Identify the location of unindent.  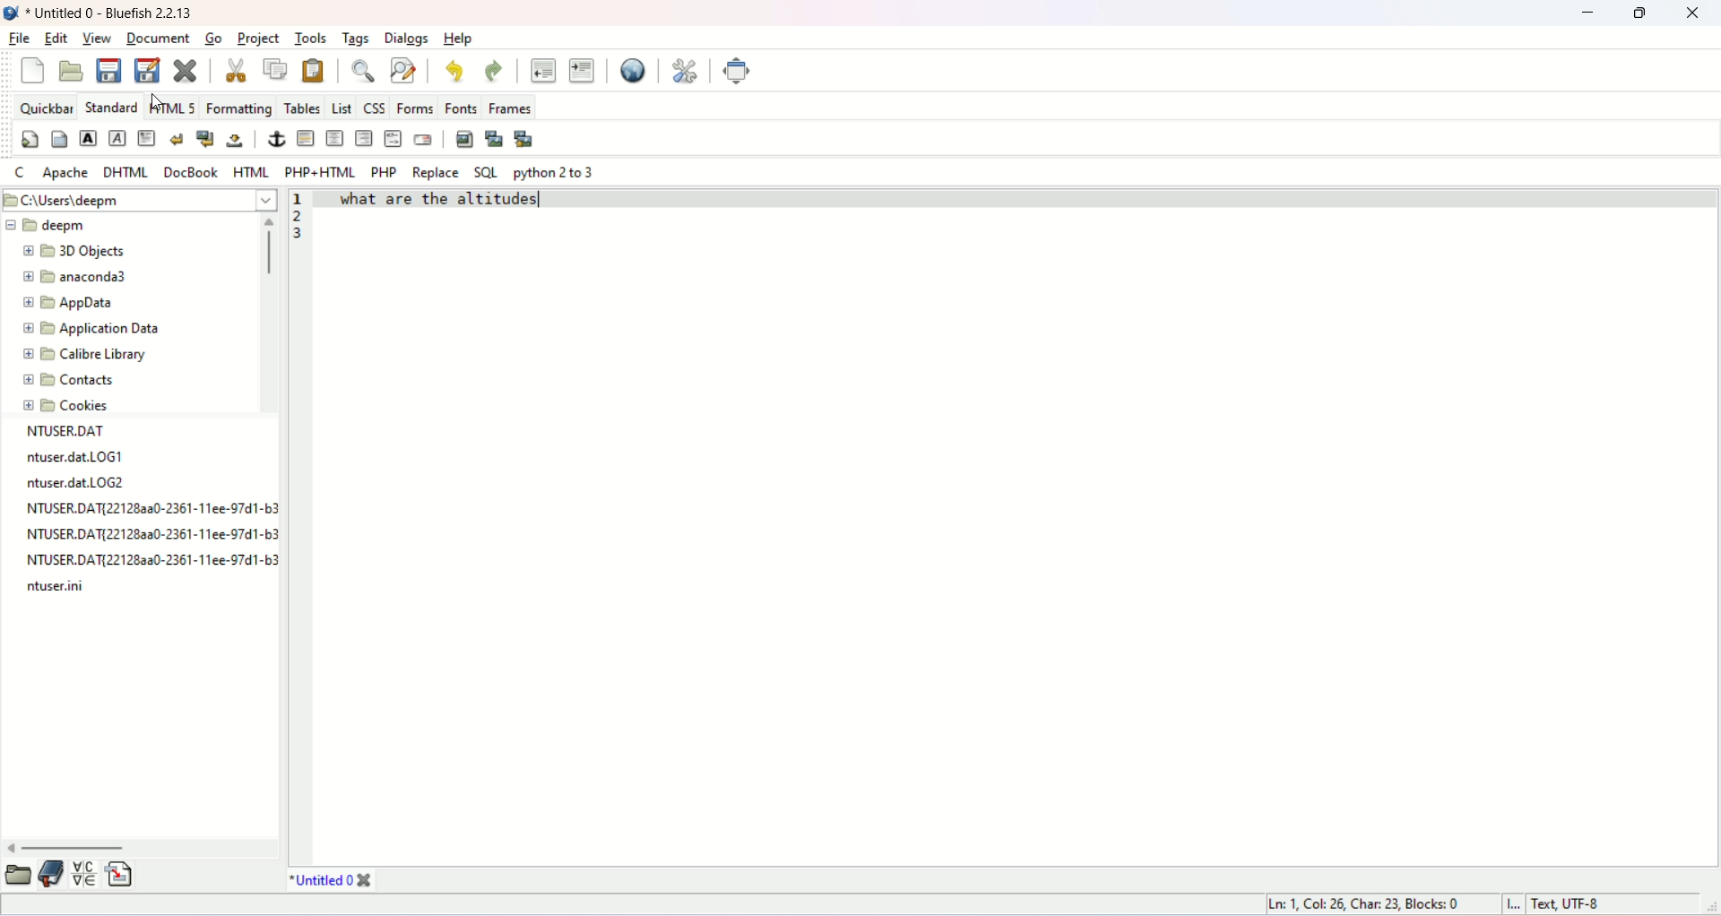
(545, 70).